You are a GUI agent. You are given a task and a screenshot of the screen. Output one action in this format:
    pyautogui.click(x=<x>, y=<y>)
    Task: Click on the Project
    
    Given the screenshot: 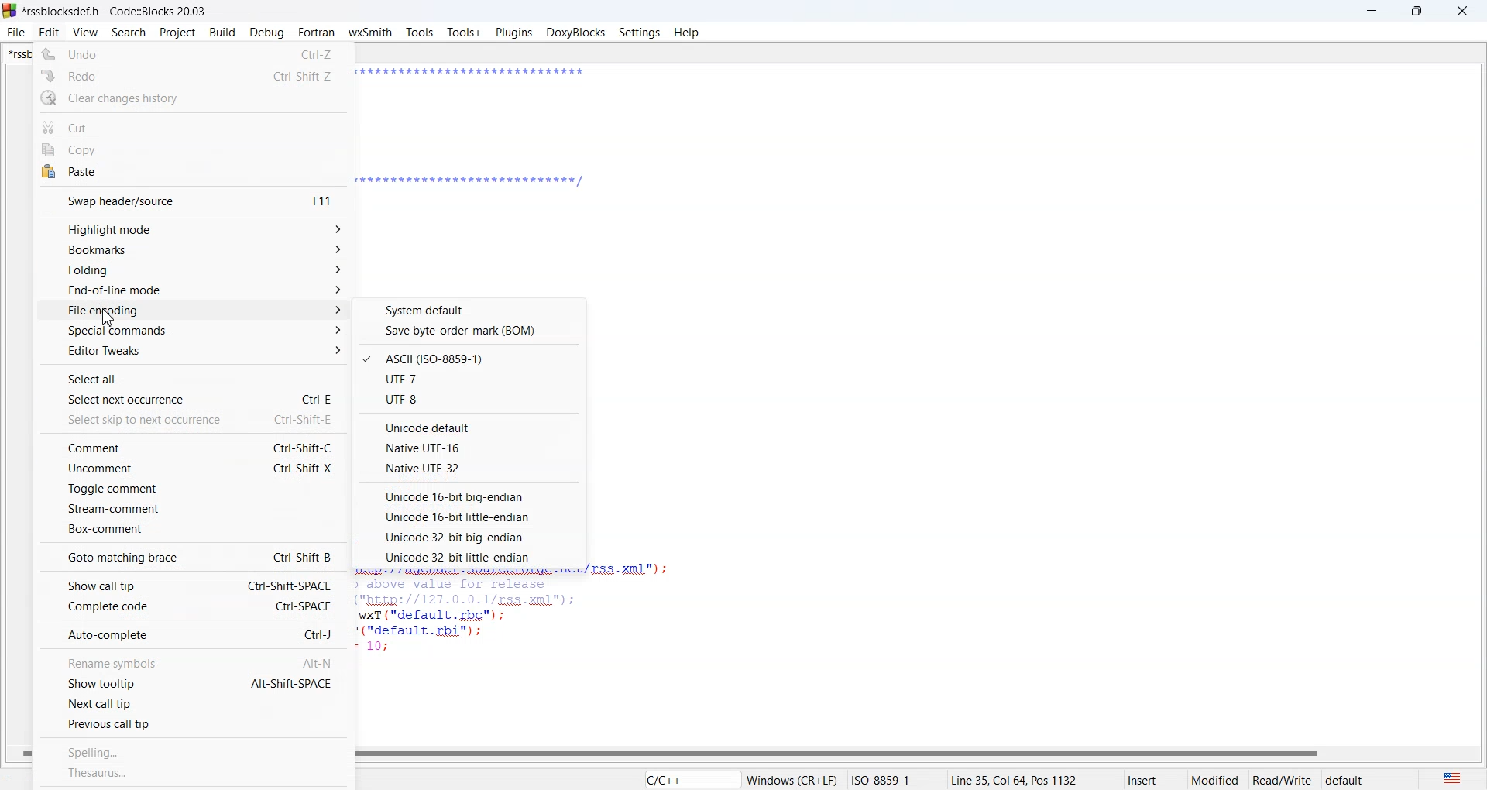 What is the action you would take?
    pyautogui.click(x=177, y=33)
    